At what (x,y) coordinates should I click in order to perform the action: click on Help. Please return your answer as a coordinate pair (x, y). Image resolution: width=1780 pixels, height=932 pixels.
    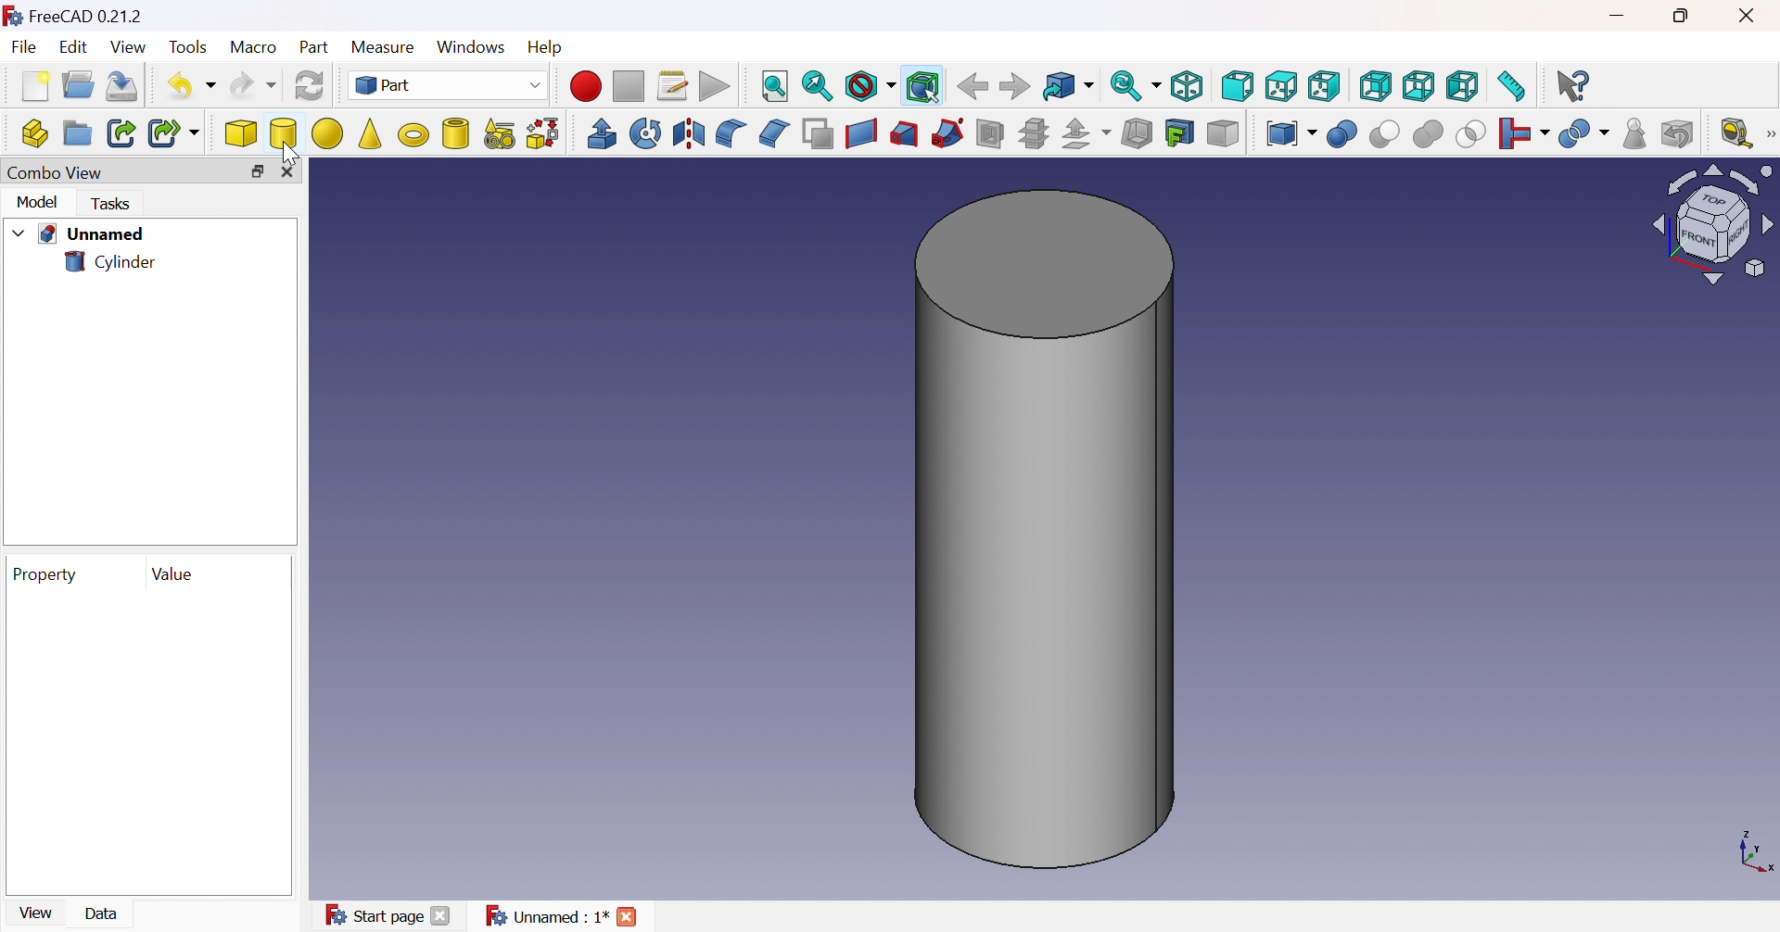
    Looking at the image, I should click on (548, 48).